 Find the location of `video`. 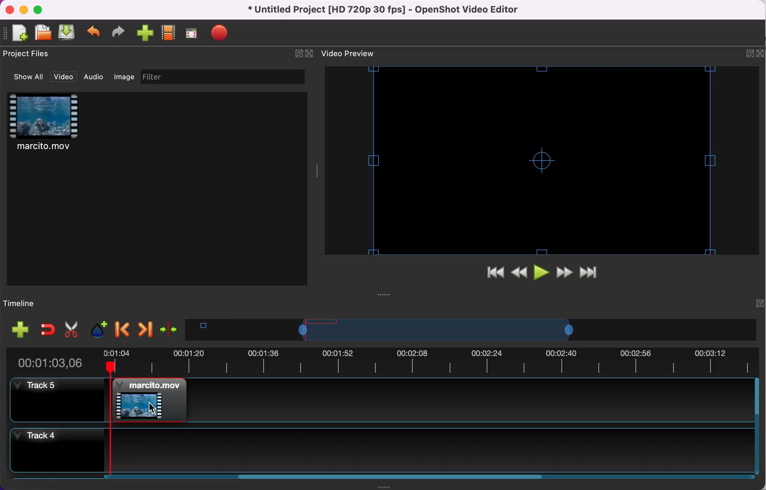

video is located at coordinates (64, 77).